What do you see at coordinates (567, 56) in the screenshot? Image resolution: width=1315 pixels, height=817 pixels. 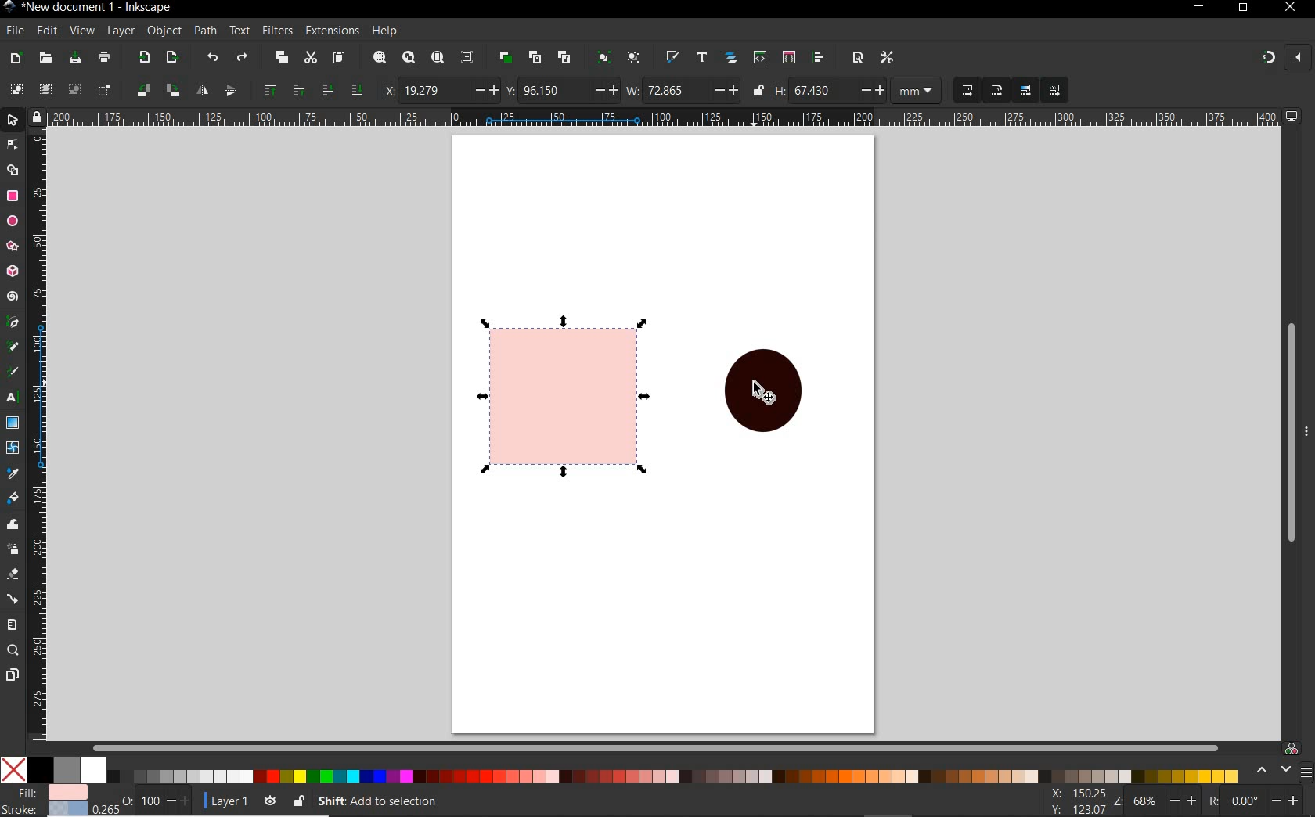 I see `unlink clone` at bounding box center [567, 56].